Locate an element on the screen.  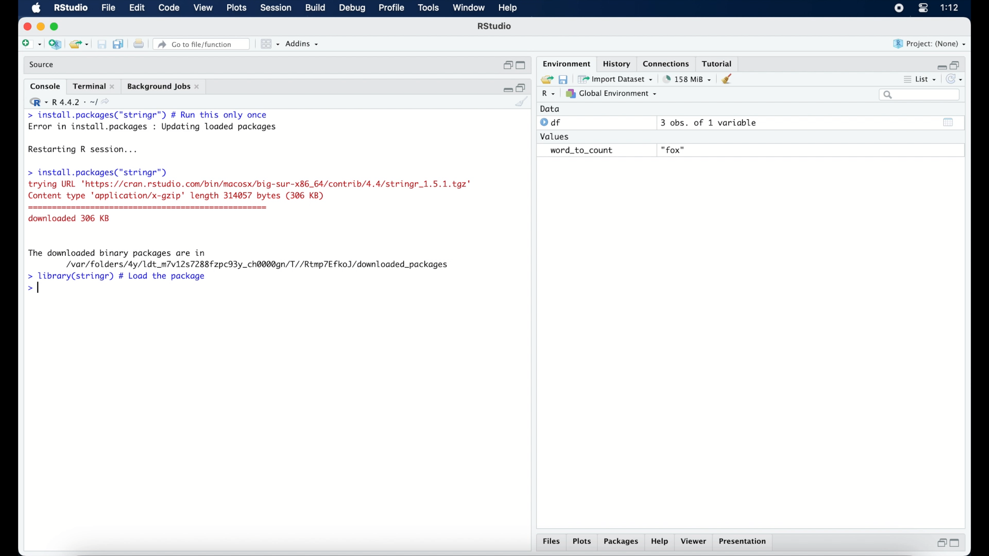
view in pane is located at coordinates (269, 44).